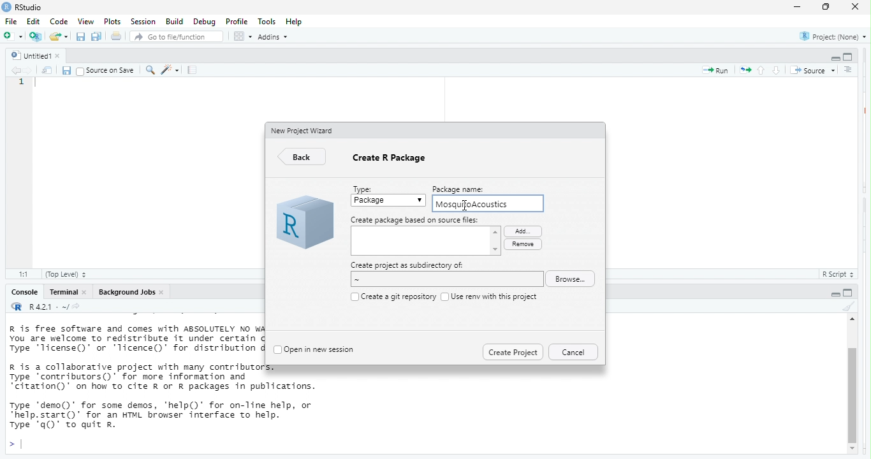 The width and height of the screenshot is (871, 459). Describe the element at coordinates (174, 21) in the screenshot. I see `Build` at that location.